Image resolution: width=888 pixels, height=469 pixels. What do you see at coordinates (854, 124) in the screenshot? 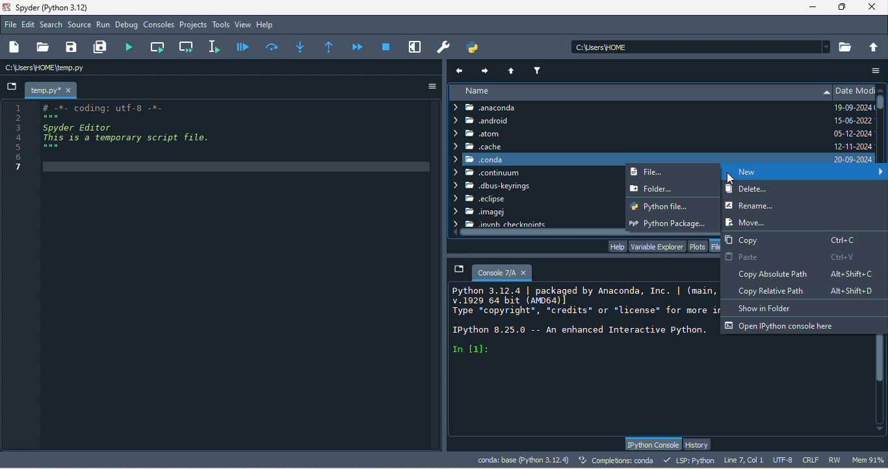
I see `date modified` at bounding box center [854, 124].